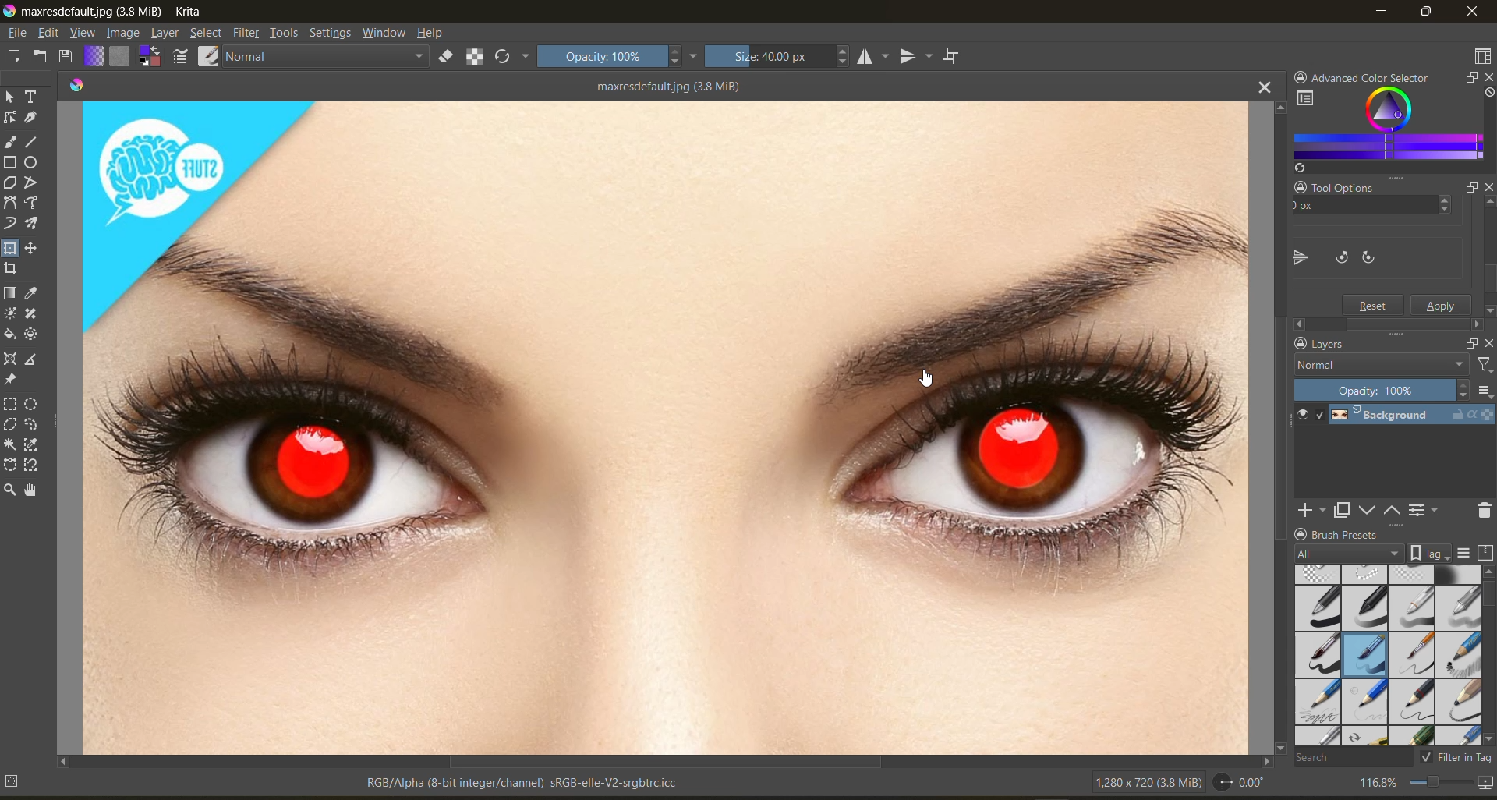  I want to click on tool, so click(11, 162).